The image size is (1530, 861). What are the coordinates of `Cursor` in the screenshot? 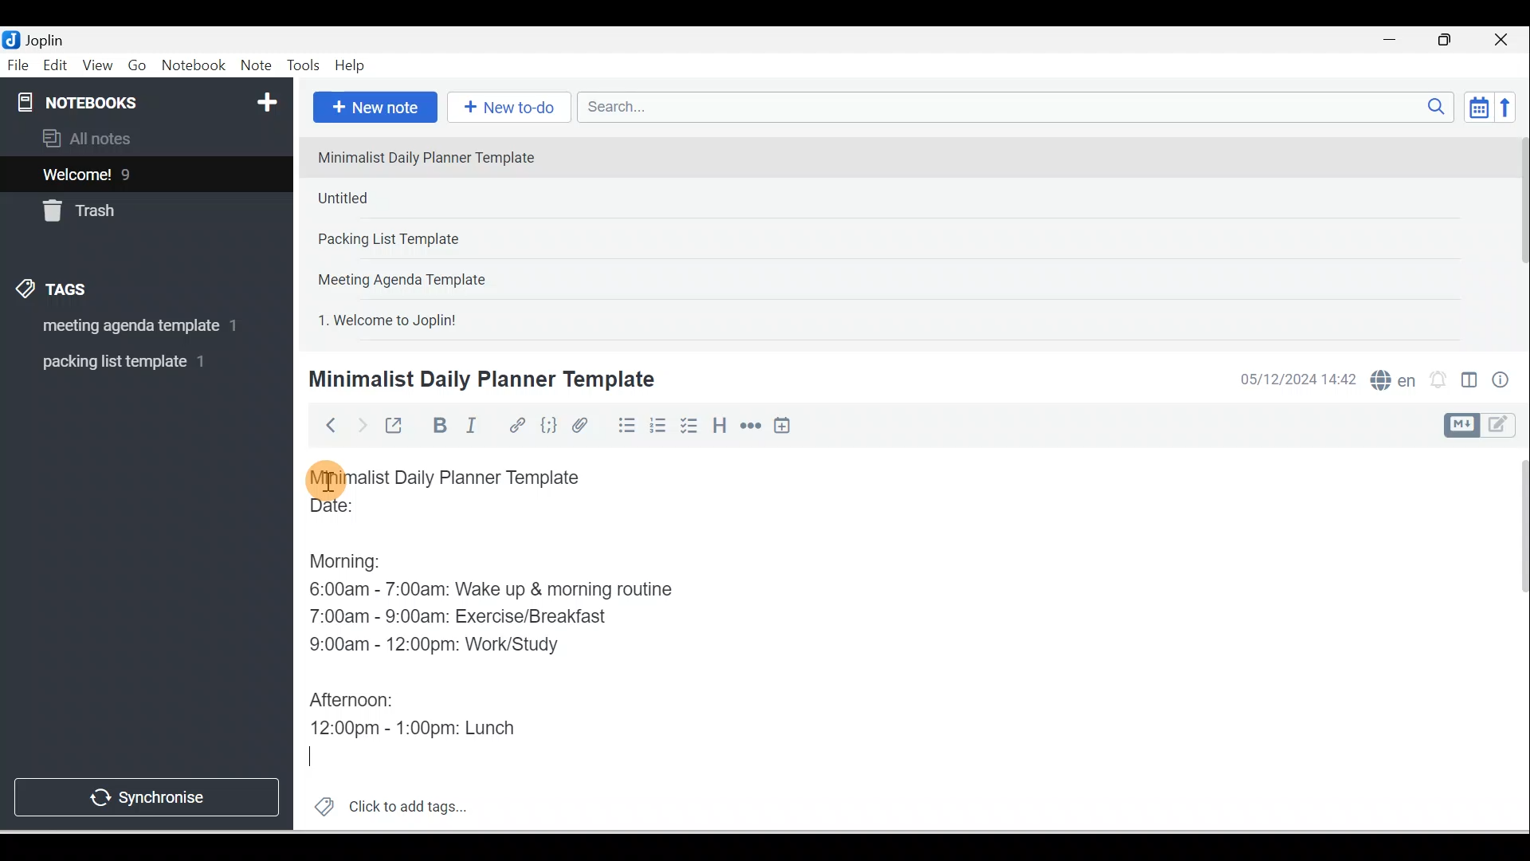 It's located at (324, 759).